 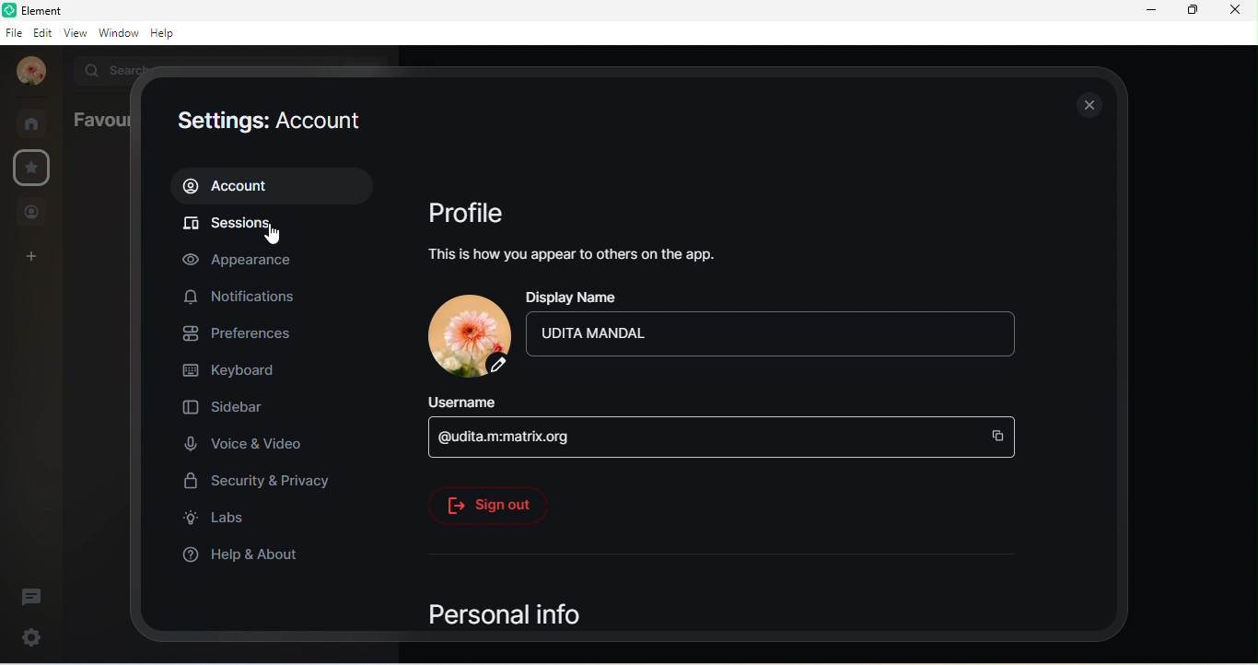 What do you see at coordinates (468, 336) in the screenshot?
I see `display image` at bounding box center [468, 336].